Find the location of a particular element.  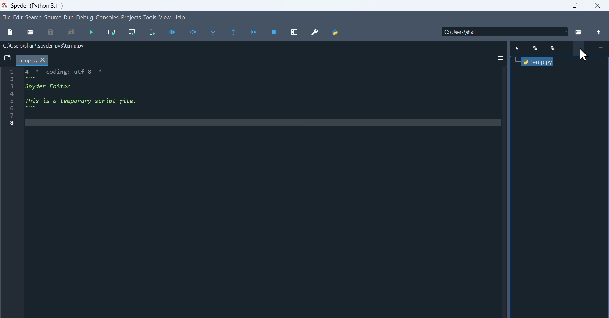

Debugging is located at coordinates (93, 33).